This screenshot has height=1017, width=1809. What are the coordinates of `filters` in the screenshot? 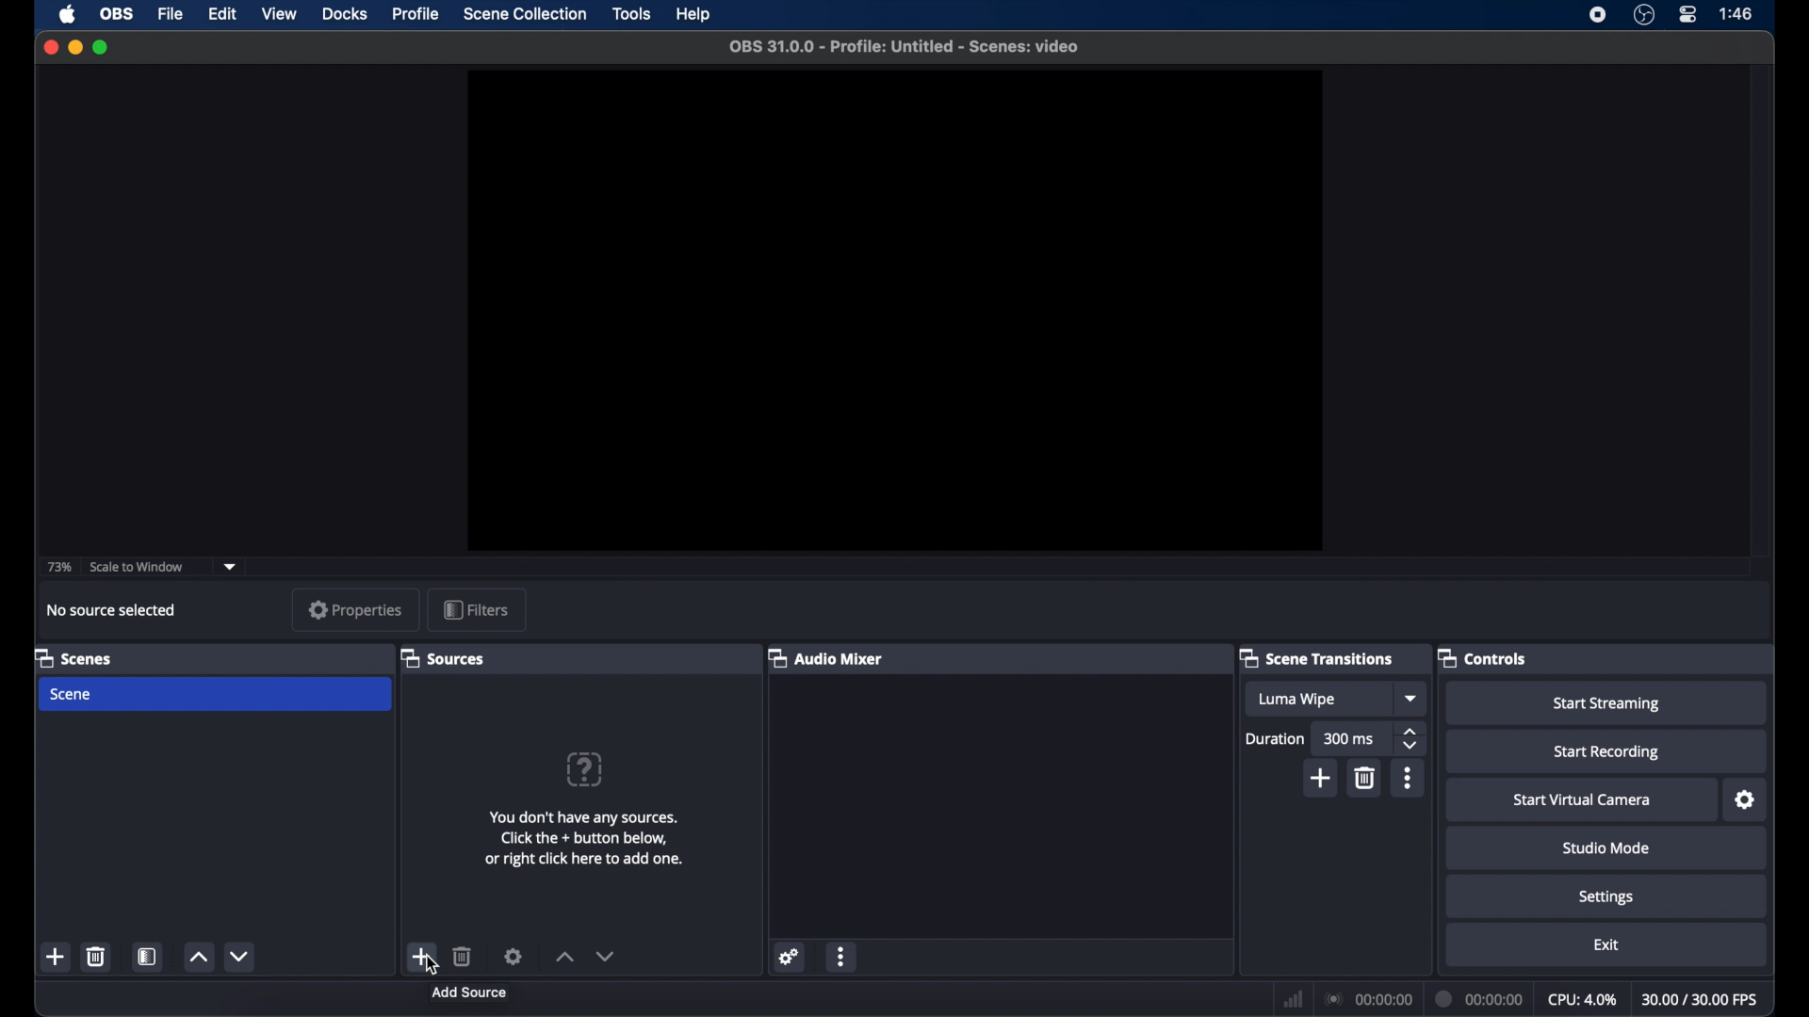 It's located at (477, 609).